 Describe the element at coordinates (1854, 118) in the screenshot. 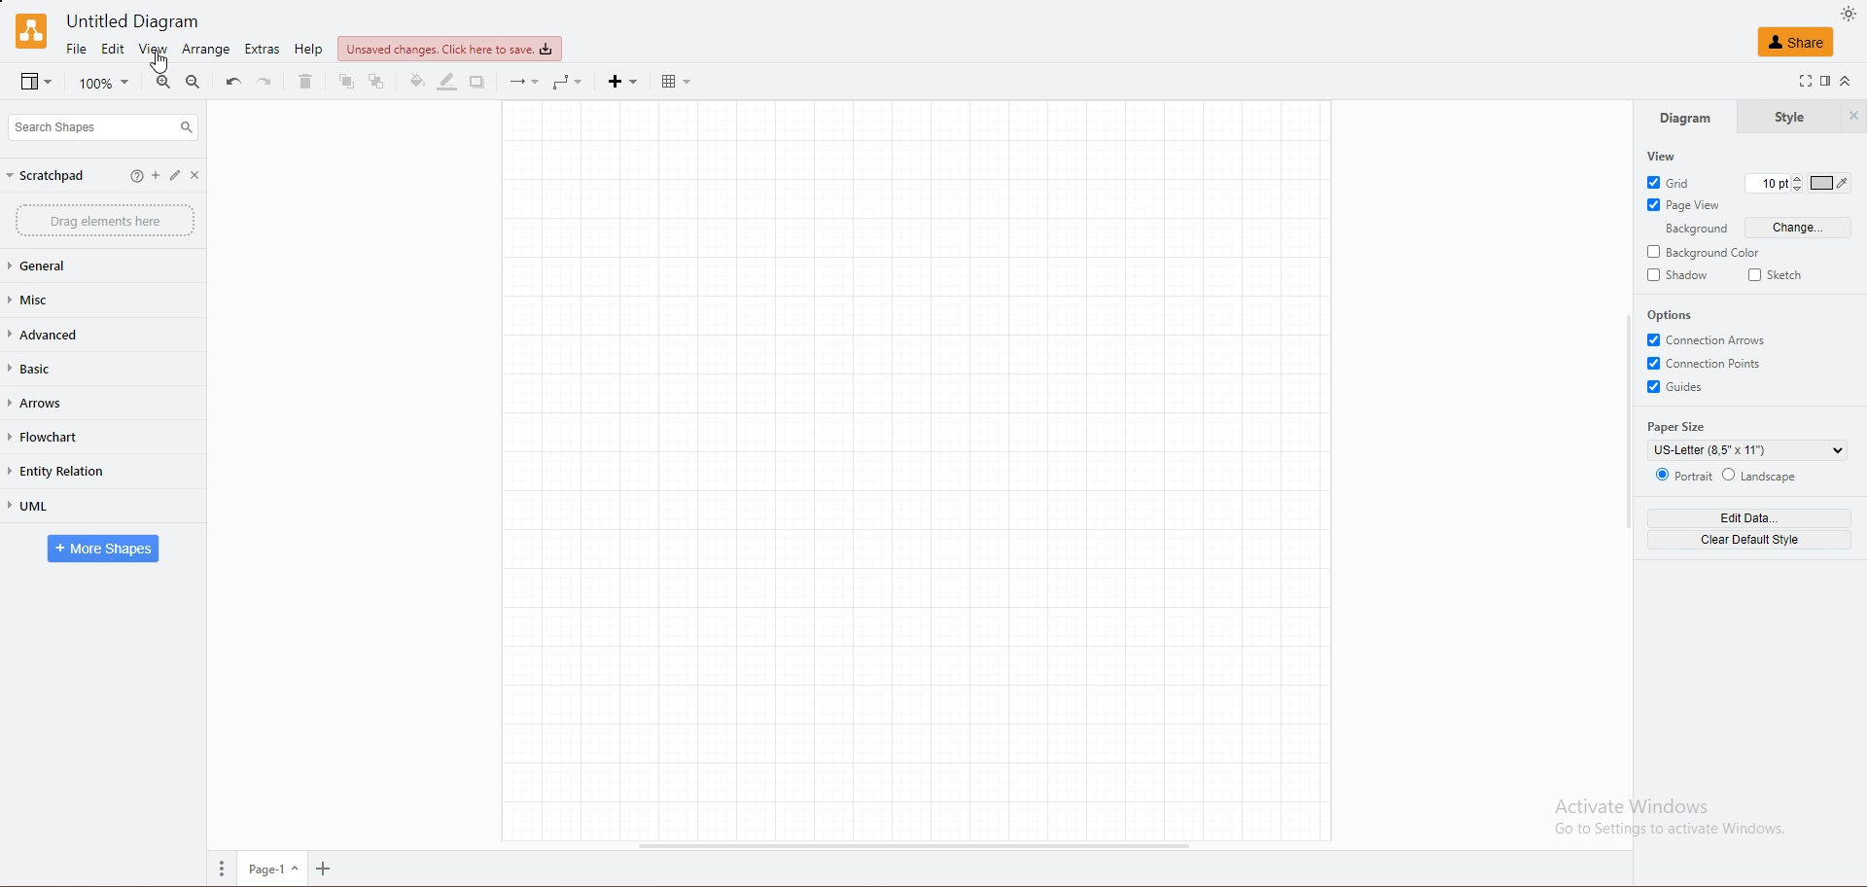

I see `hide` at that location.